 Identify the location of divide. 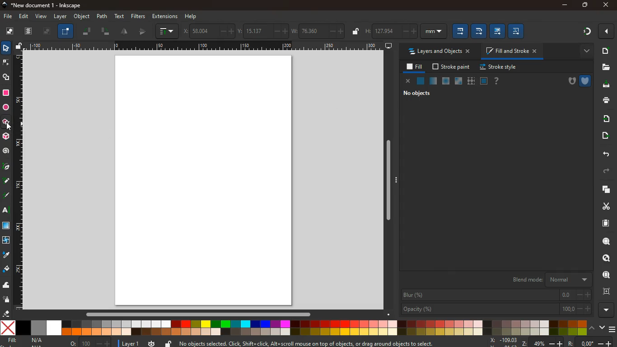
(126, 32).